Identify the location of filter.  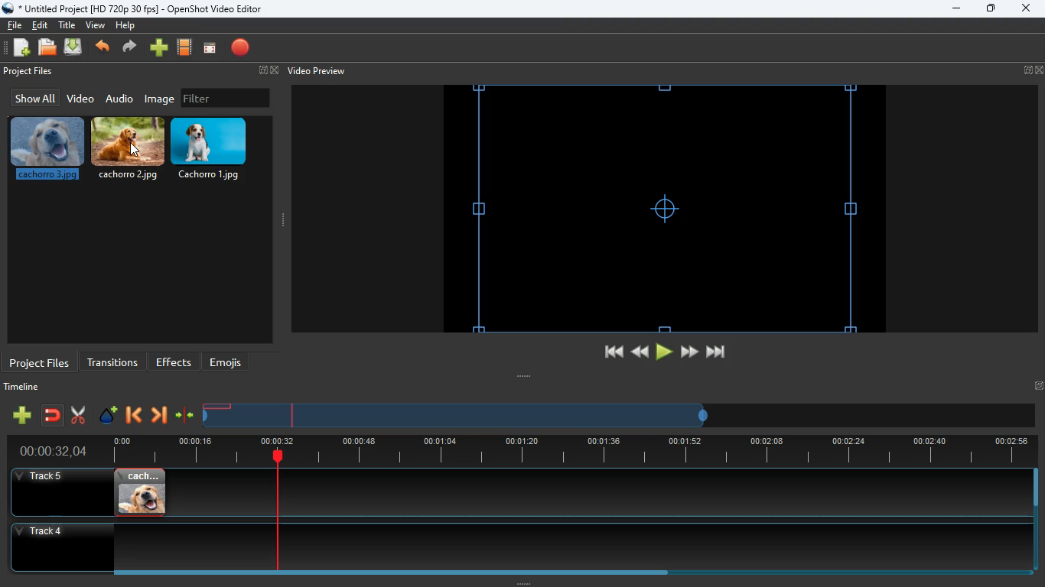
(226, 98).